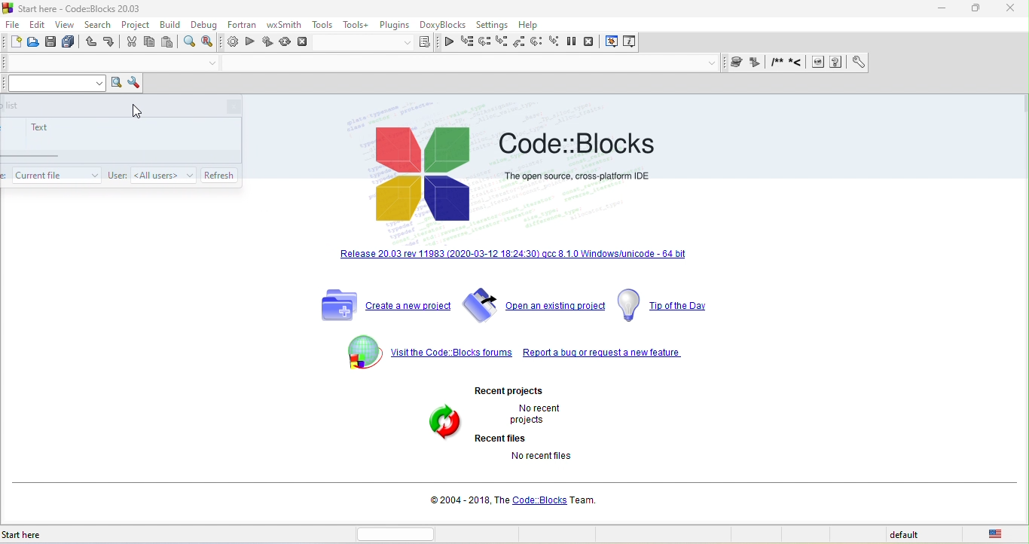 This screenshot has height=544, width=1029. Describe the element at coordinates (212, 64) in the screenshot. I see `drop down` at that location.